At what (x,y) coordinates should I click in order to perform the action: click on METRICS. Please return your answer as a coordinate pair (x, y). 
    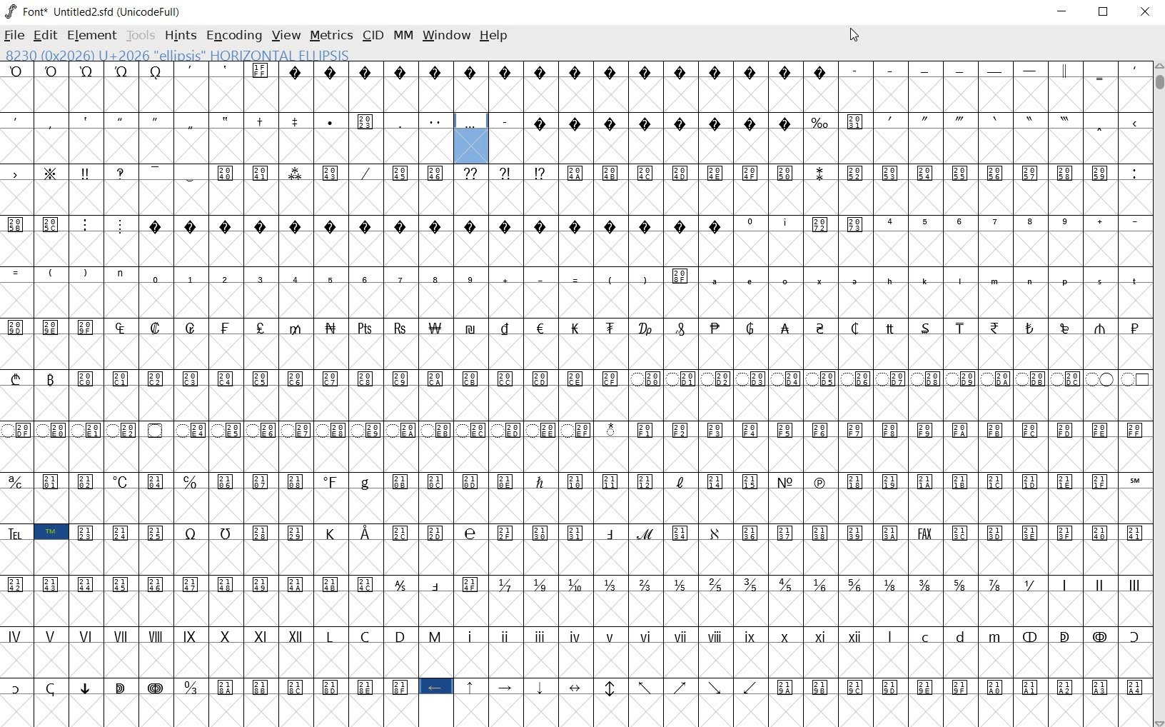
    Looking at the image, I should click on (331, 35).